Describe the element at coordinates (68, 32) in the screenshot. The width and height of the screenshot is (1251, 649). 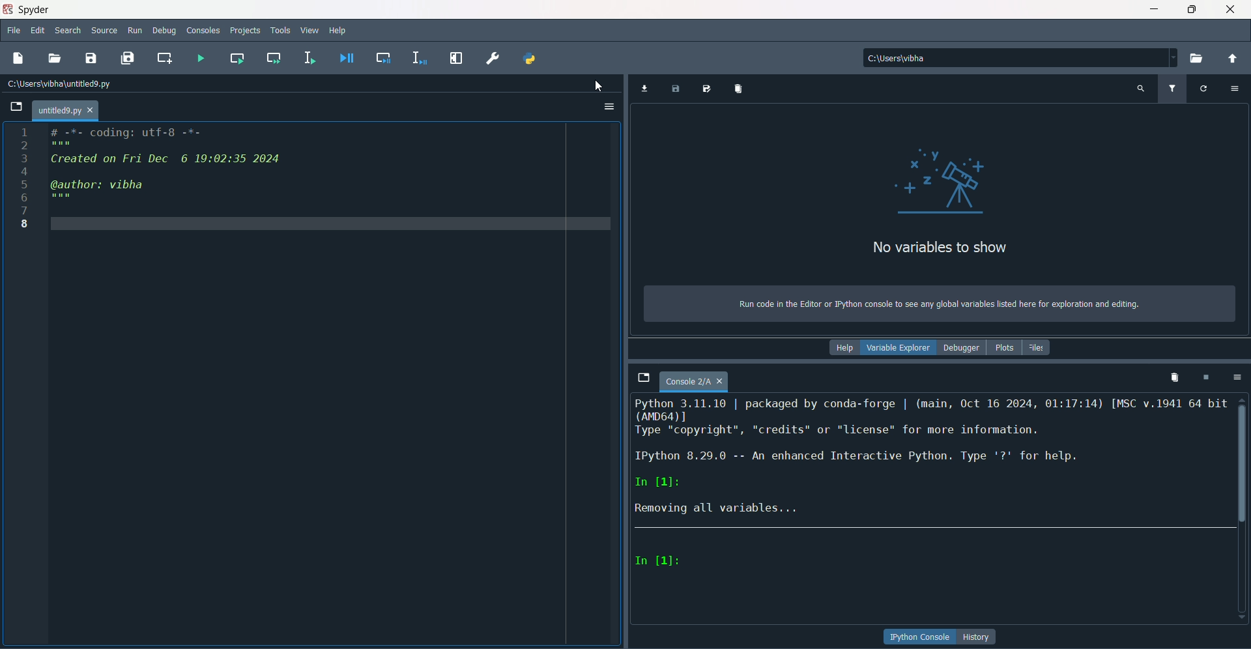
I see `search` at that location.